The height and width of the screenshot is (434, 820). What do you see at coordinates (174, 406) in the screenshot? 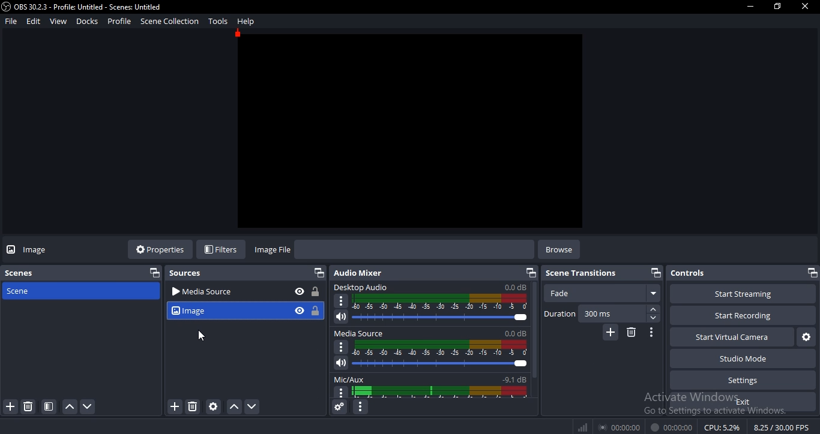
I see `add source` at bounding box center [174, 406].